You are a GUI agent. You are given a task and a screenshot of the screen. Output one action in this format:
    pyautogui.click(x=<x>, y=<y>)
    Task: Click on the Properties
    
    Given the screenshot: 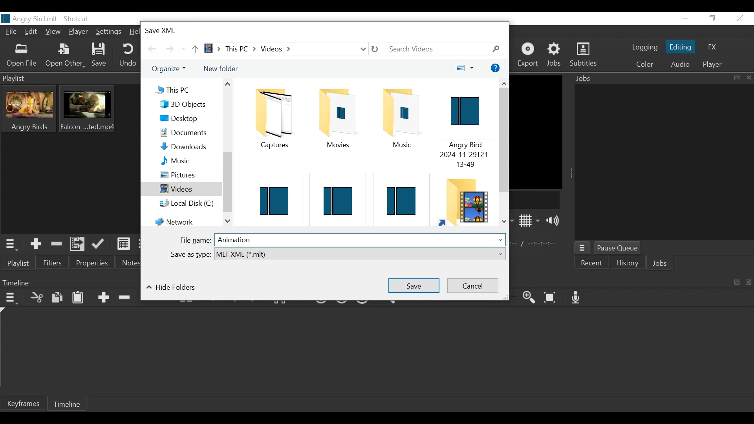 What is the action you would take?
    pyautogui.click(x=92, y=264)
    